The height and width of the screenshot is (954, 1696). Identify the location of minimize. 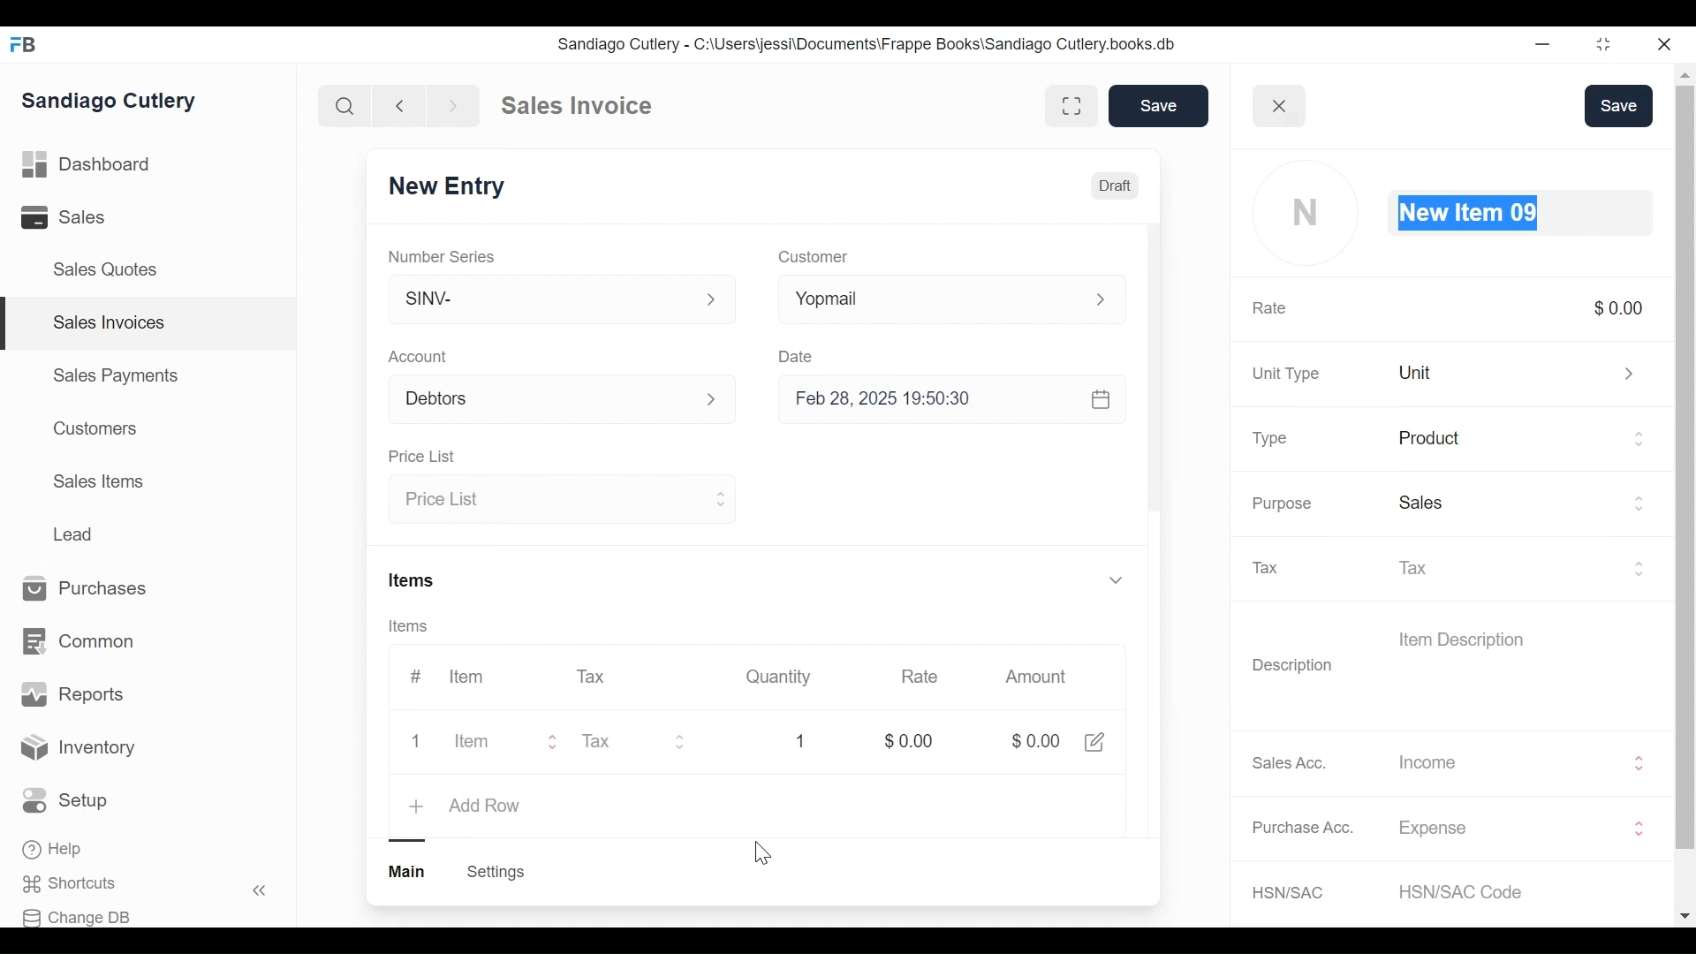
(1542, 43).